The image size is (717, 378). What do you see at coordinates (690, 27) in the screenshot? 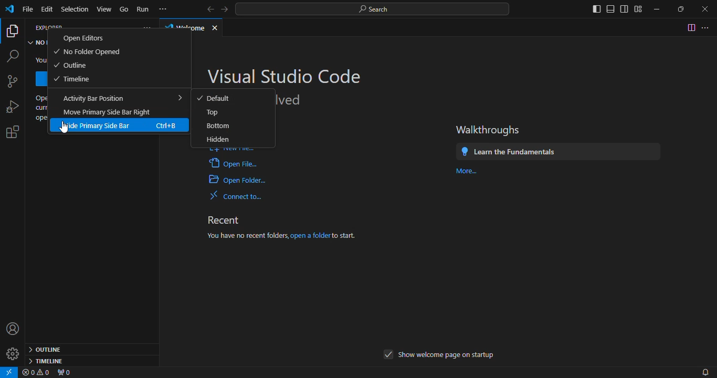
I see `switch toggle page` at bounding box center [690, 27].